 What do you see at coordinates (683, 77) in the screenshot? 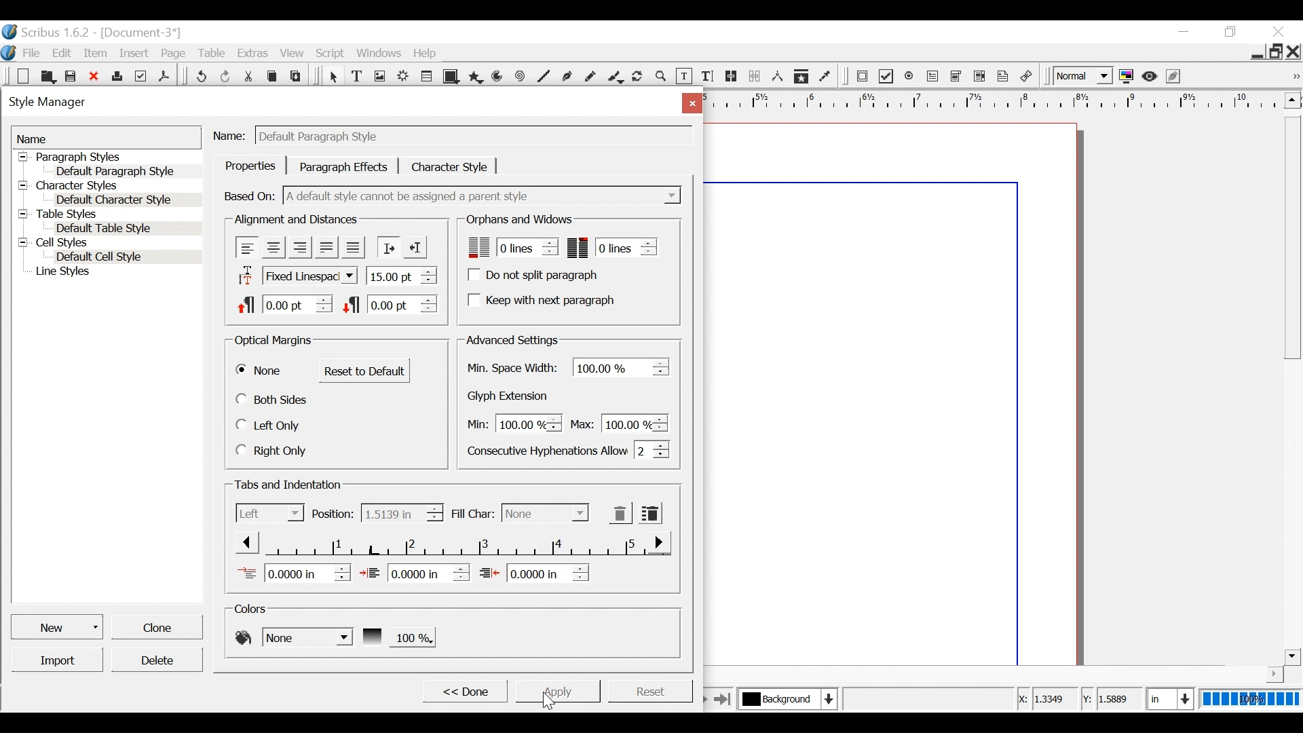
I see `Edit Contents of frame` at bounding box center [683, 77].